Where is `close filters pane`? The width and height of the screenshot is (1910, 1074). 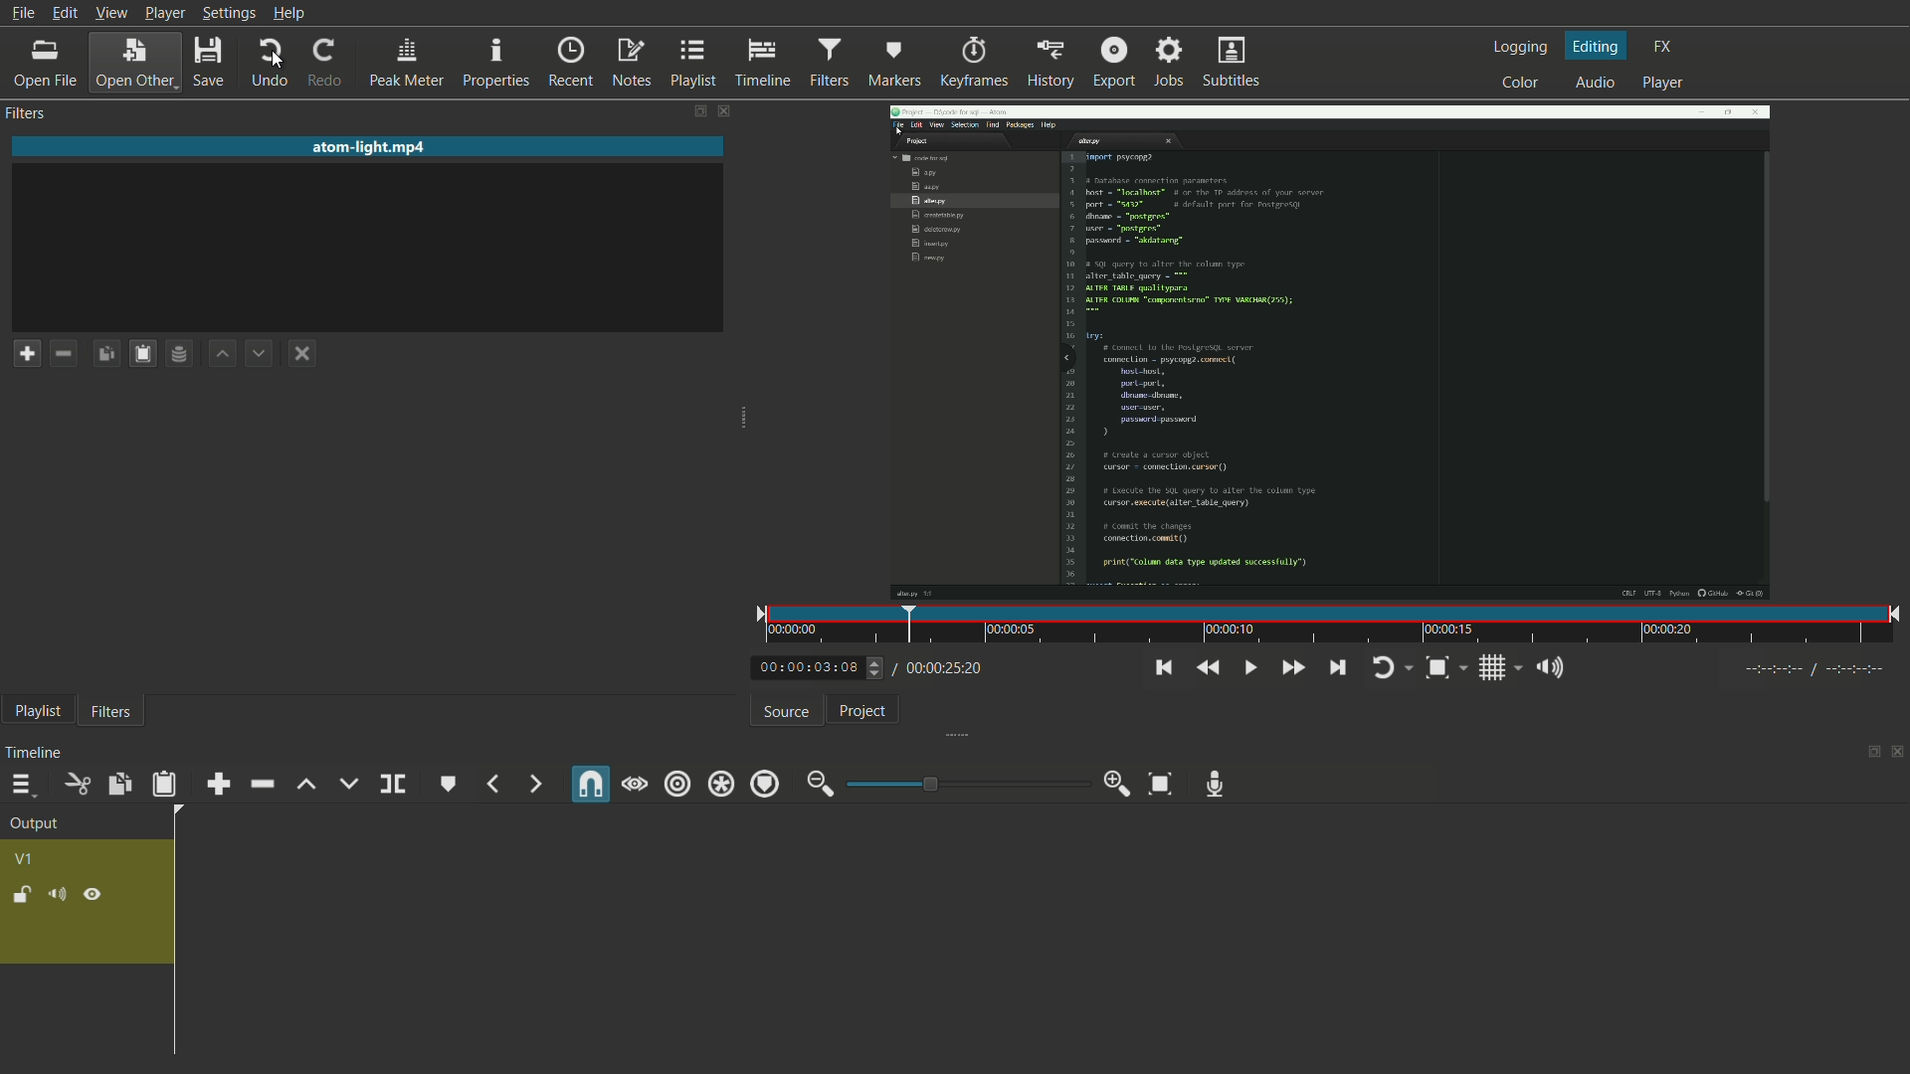
close filters pane is located at coordinates (729, 107).